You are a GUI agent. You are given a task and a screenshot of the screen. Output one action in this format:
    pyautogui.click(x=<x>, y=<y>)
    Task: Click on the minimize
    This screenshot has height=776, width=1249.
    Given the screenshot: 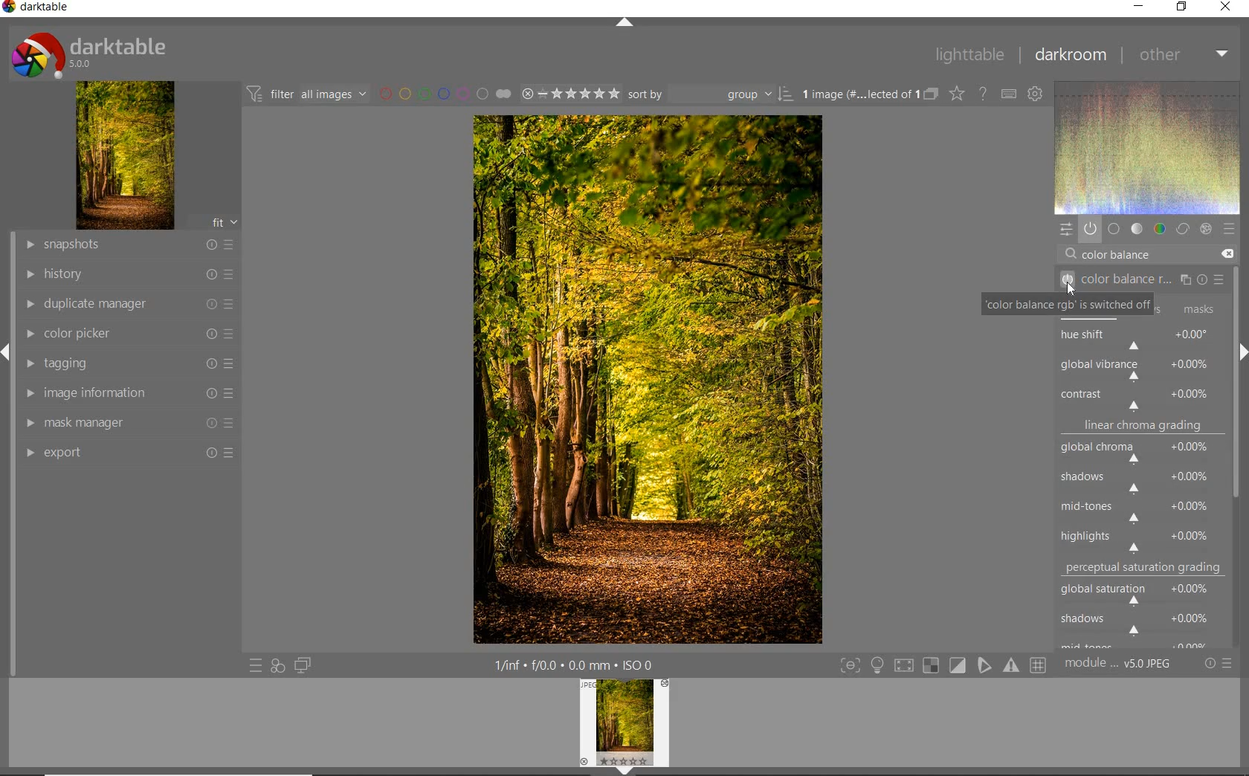 What is the action you would take?
    pyautogui.click(x=1140, y=5)
    